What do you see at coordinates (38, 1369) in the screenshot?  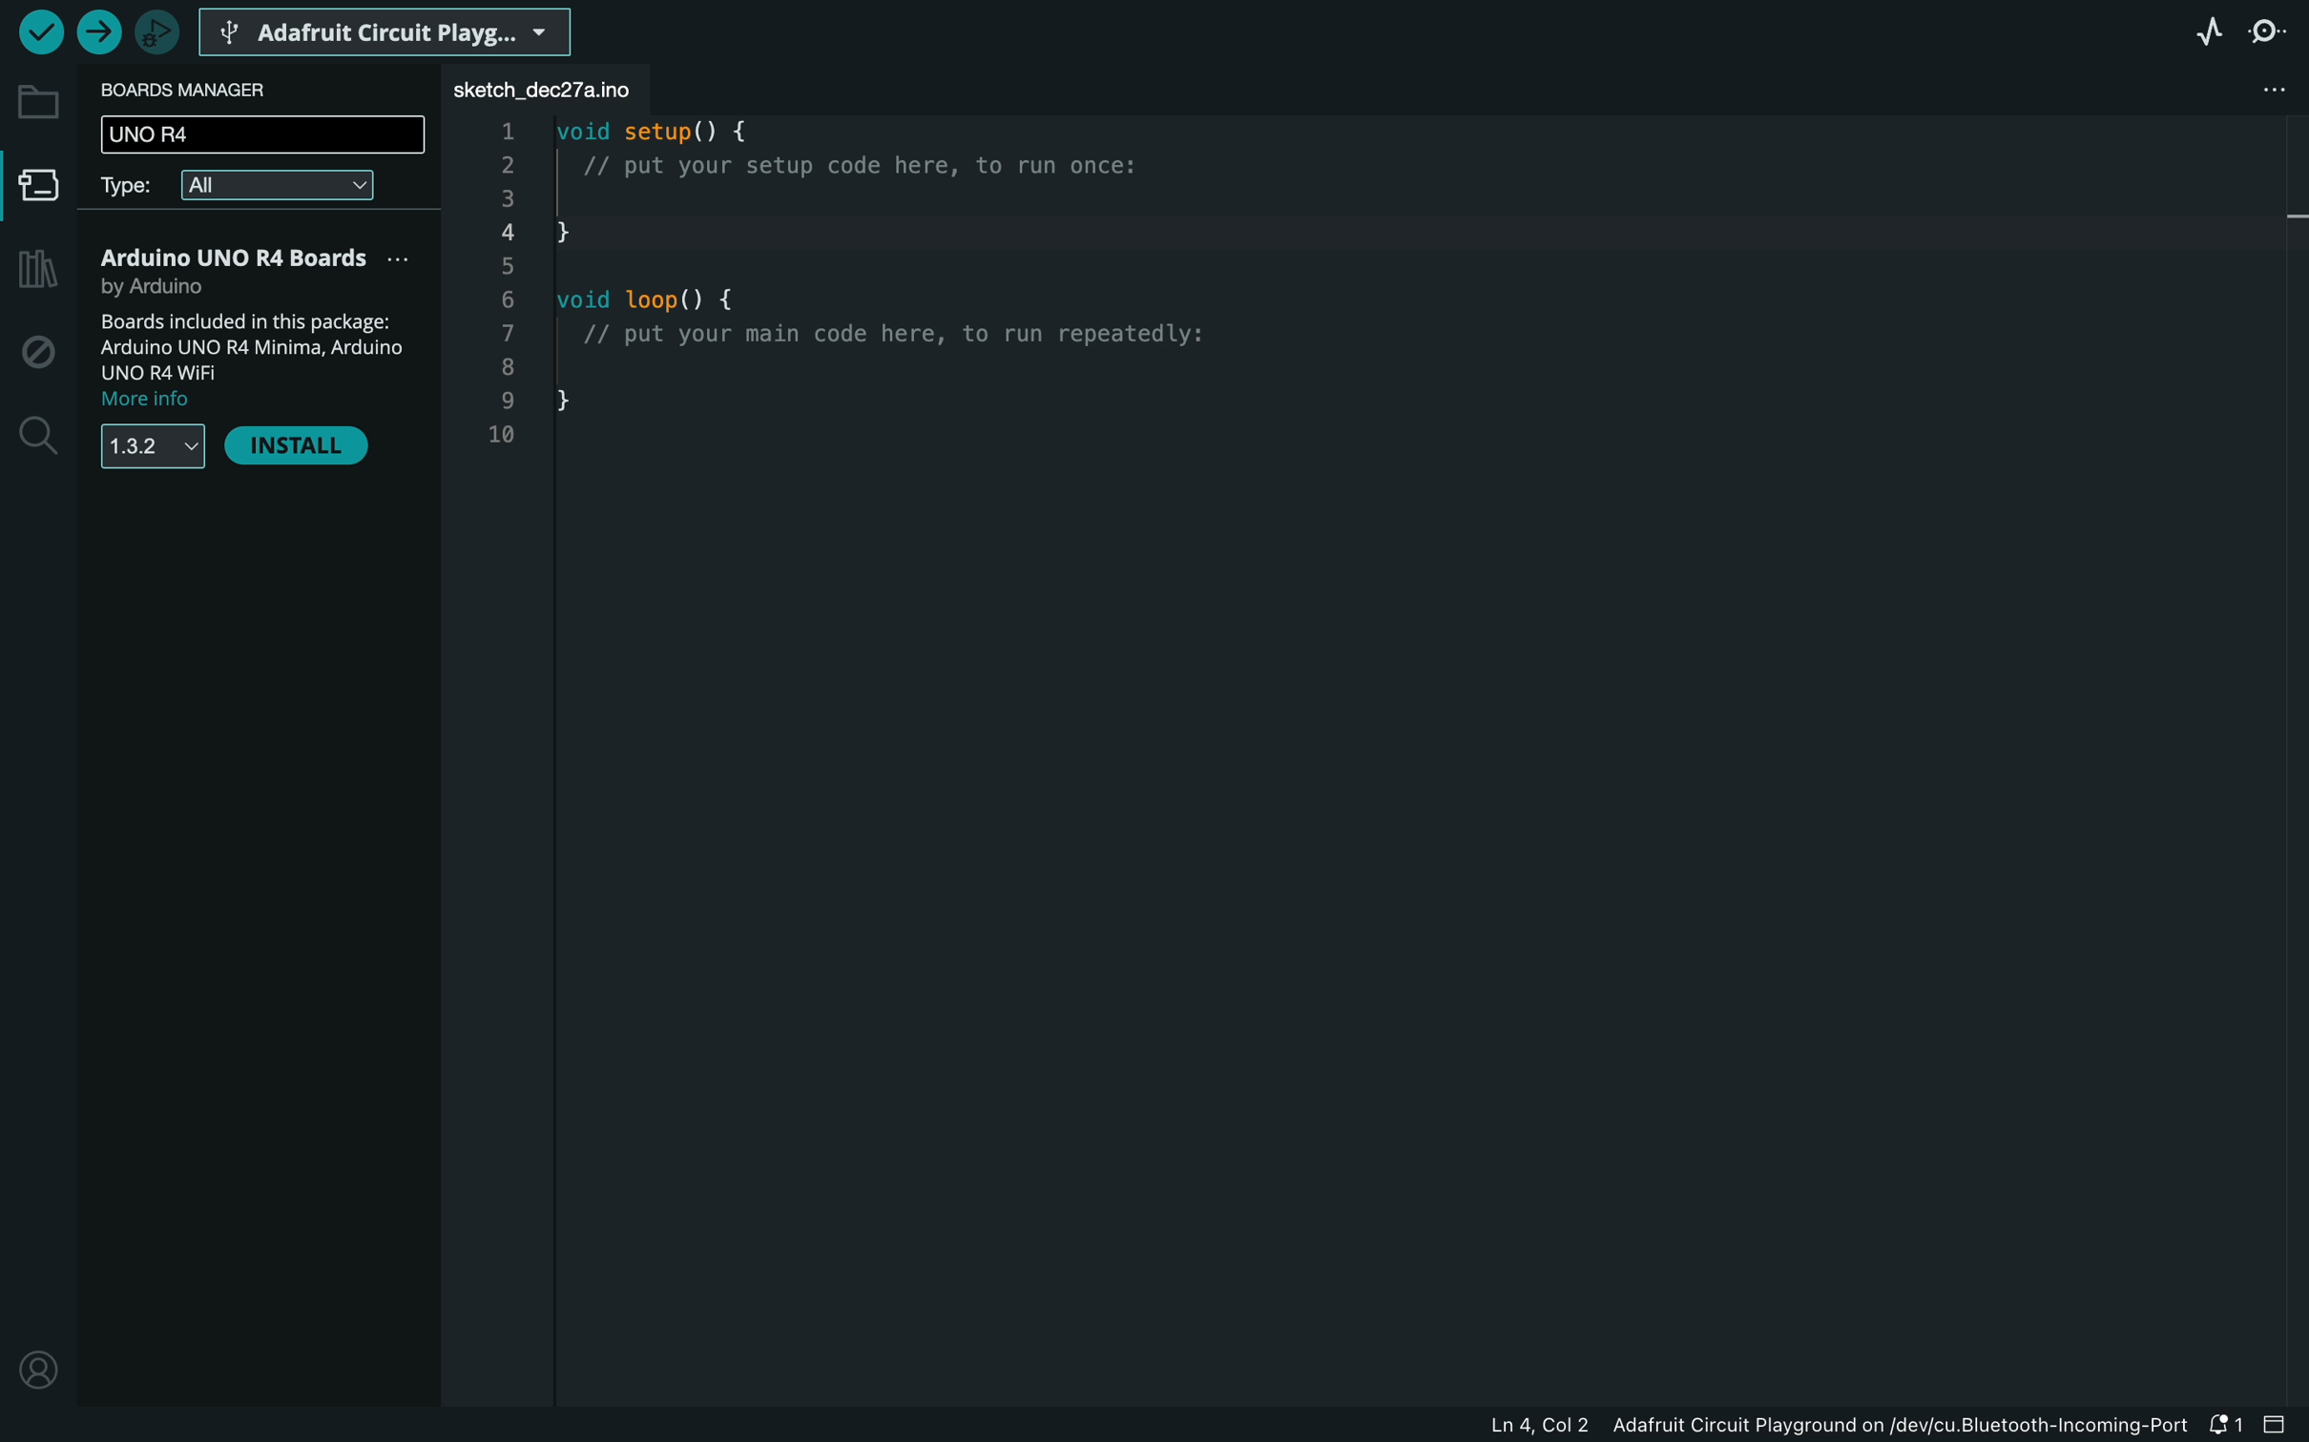 I see `profile` at bounding box center [38, 1369].